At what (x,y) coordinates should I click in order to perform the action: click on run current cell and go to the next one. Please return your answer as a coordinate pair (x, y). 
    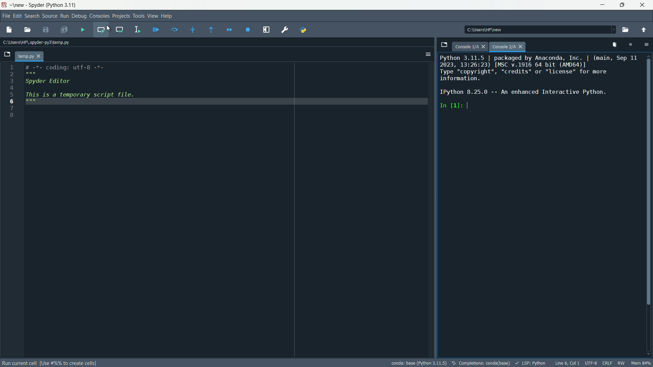
    Looking at the image, I should click on (119, 30).